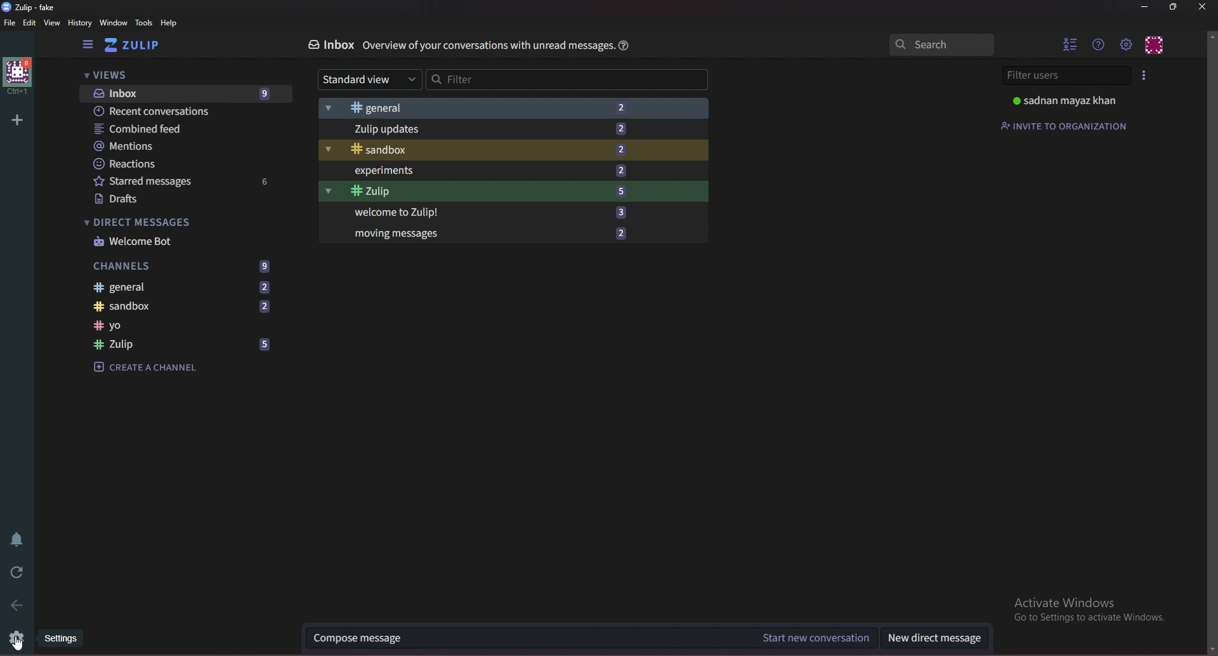  Describe the element at coordinates (167, 164) in the screenshot. I see `reactions` at that location.